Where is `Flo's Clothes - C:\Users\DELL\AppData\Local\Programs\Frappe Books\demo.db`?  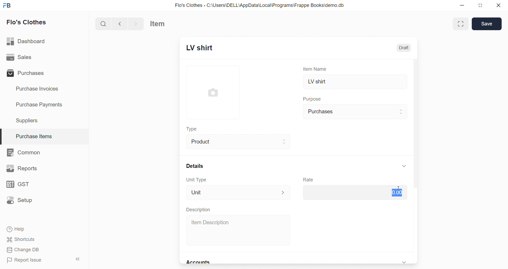
Flo's Clothes - C:\Users\DELL\AppData\Local\Programs\Frappe Books\demo.db is located at coordinates (260, 5).